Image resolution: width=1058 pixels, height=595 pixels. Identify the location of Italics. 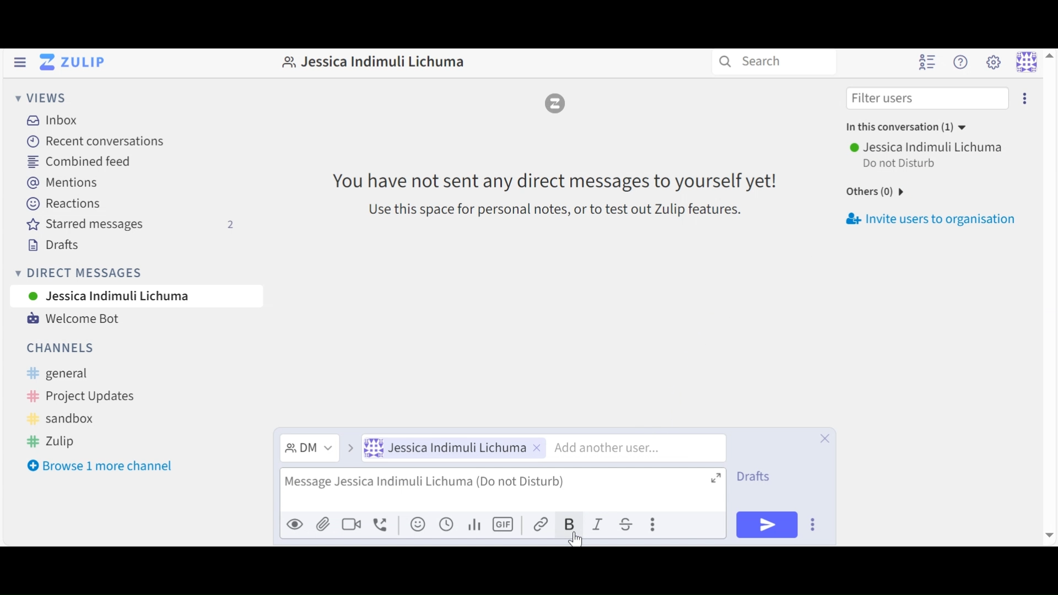
(601, 524).